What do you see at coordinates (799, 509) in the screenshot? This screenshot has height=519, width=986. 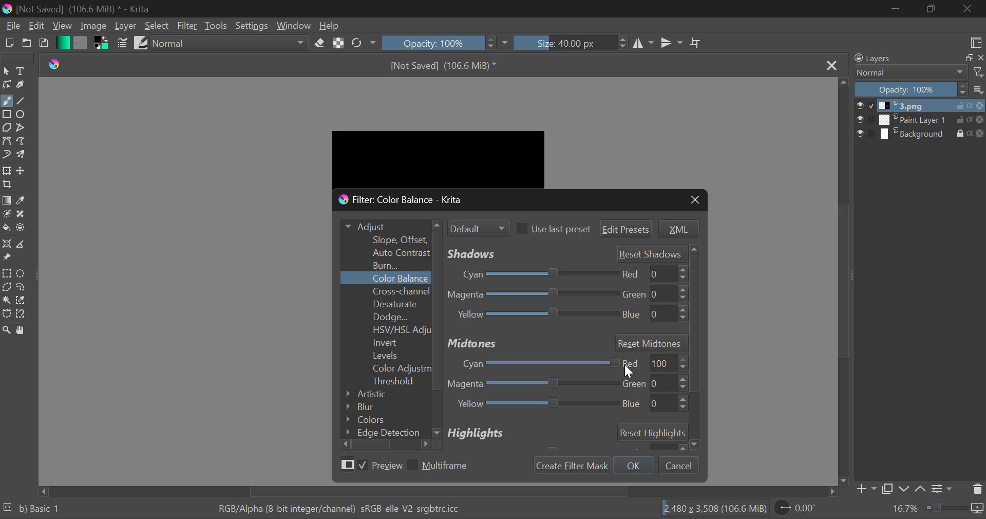 I see `0.00` at bounding box center [799, 509].